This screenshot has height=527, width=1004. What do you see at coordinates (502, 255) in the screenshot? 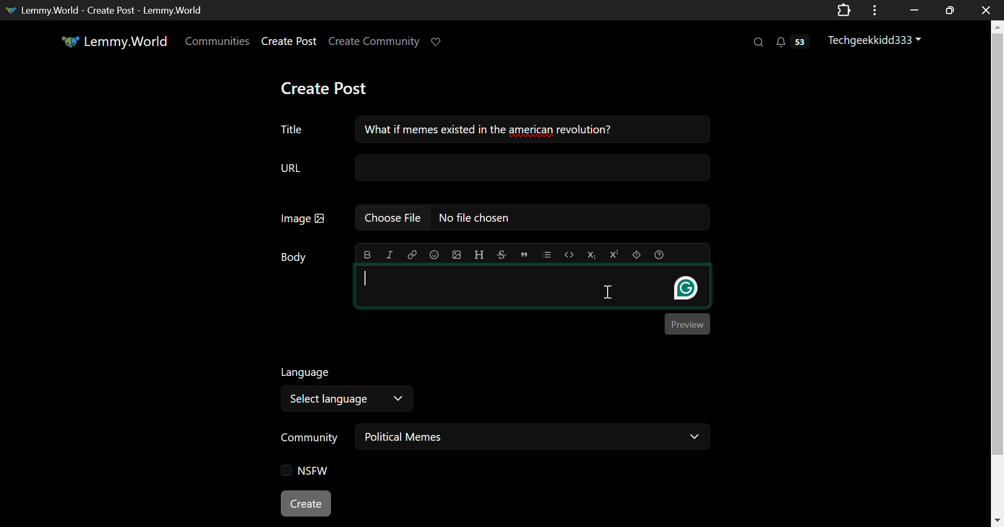
I see `Strikethrough` at bounding box center [502, 255].